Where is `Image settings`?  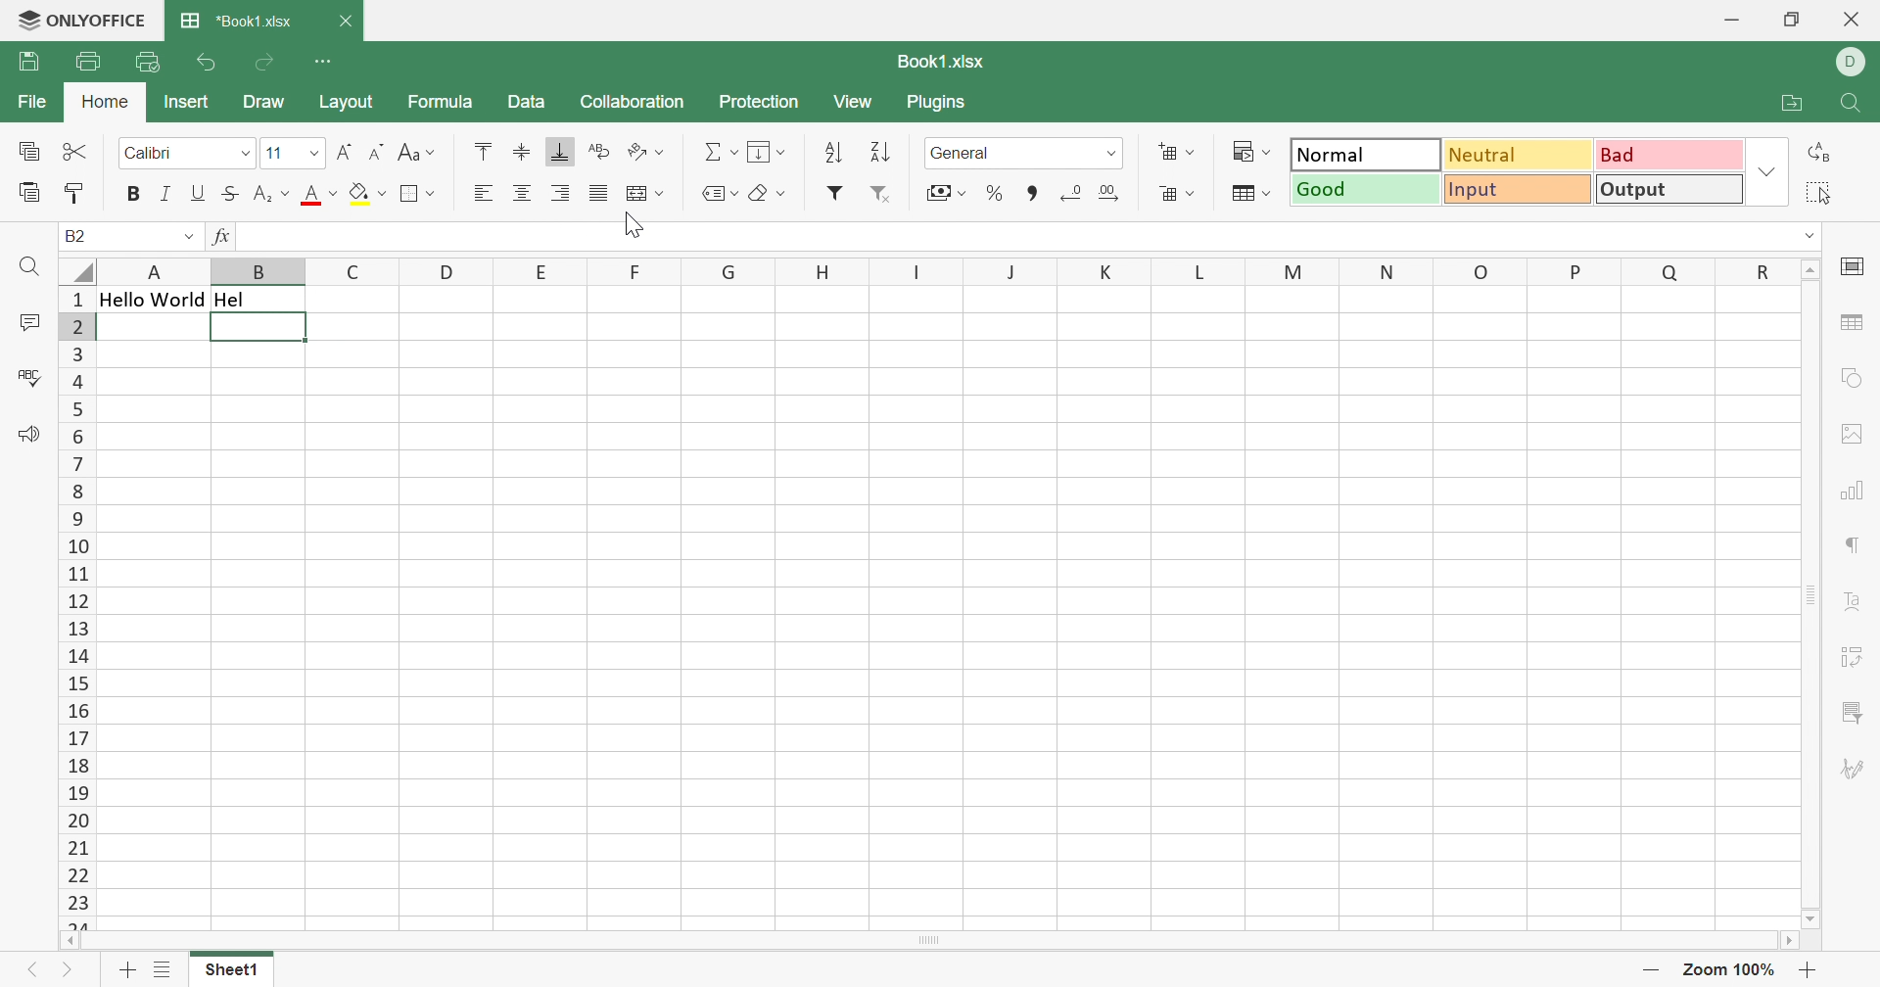 Image settings is located at coordinates (1857, 433).